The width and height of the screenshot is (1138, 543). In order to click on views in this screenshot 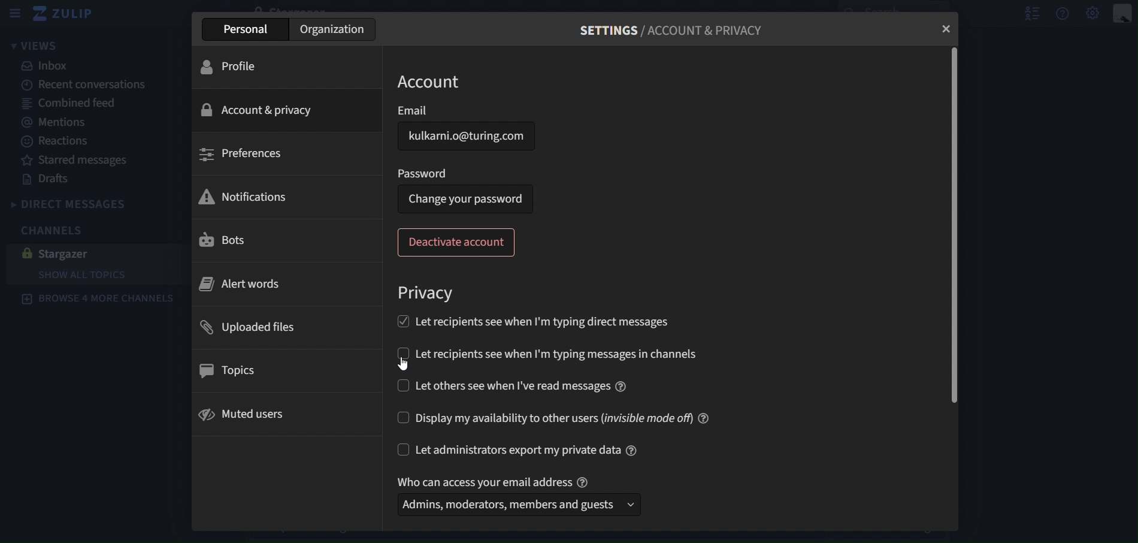, I will do `click(35, 46)`.